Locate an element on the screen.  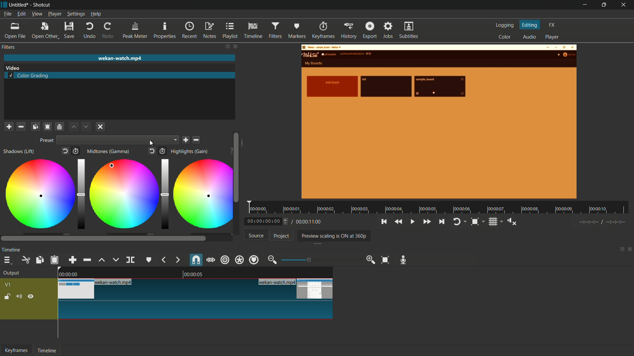
timeline is located at coordinates (48, 350).